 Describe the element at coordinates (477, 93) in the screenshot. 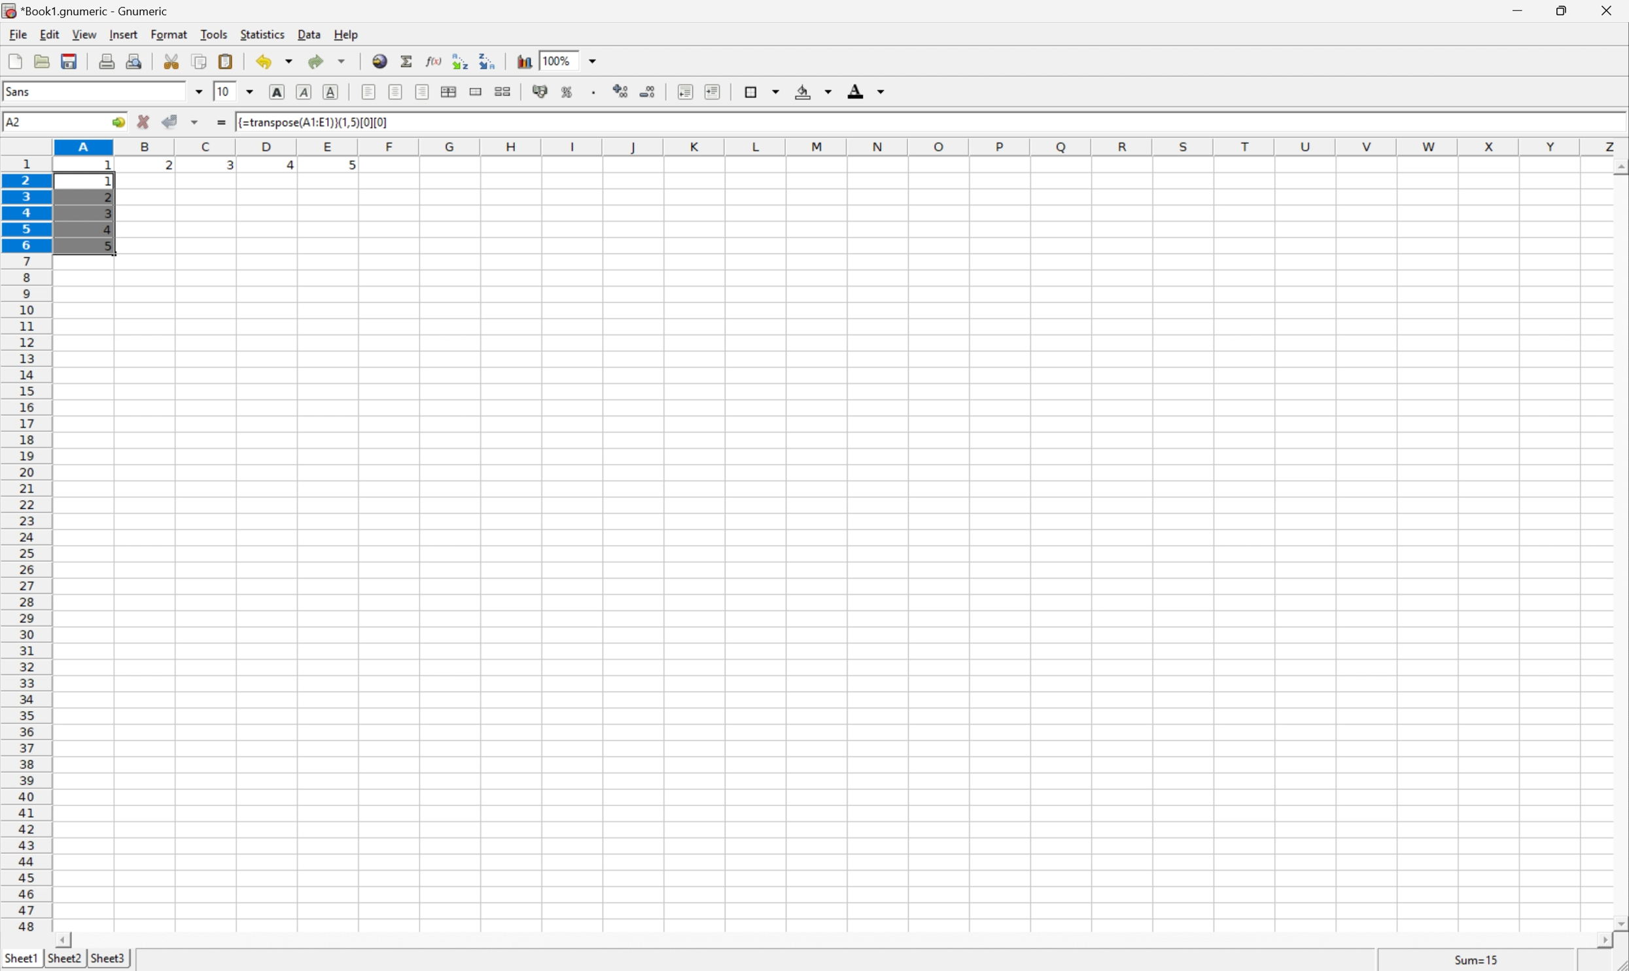

I see `merge a range of cells` at that location.